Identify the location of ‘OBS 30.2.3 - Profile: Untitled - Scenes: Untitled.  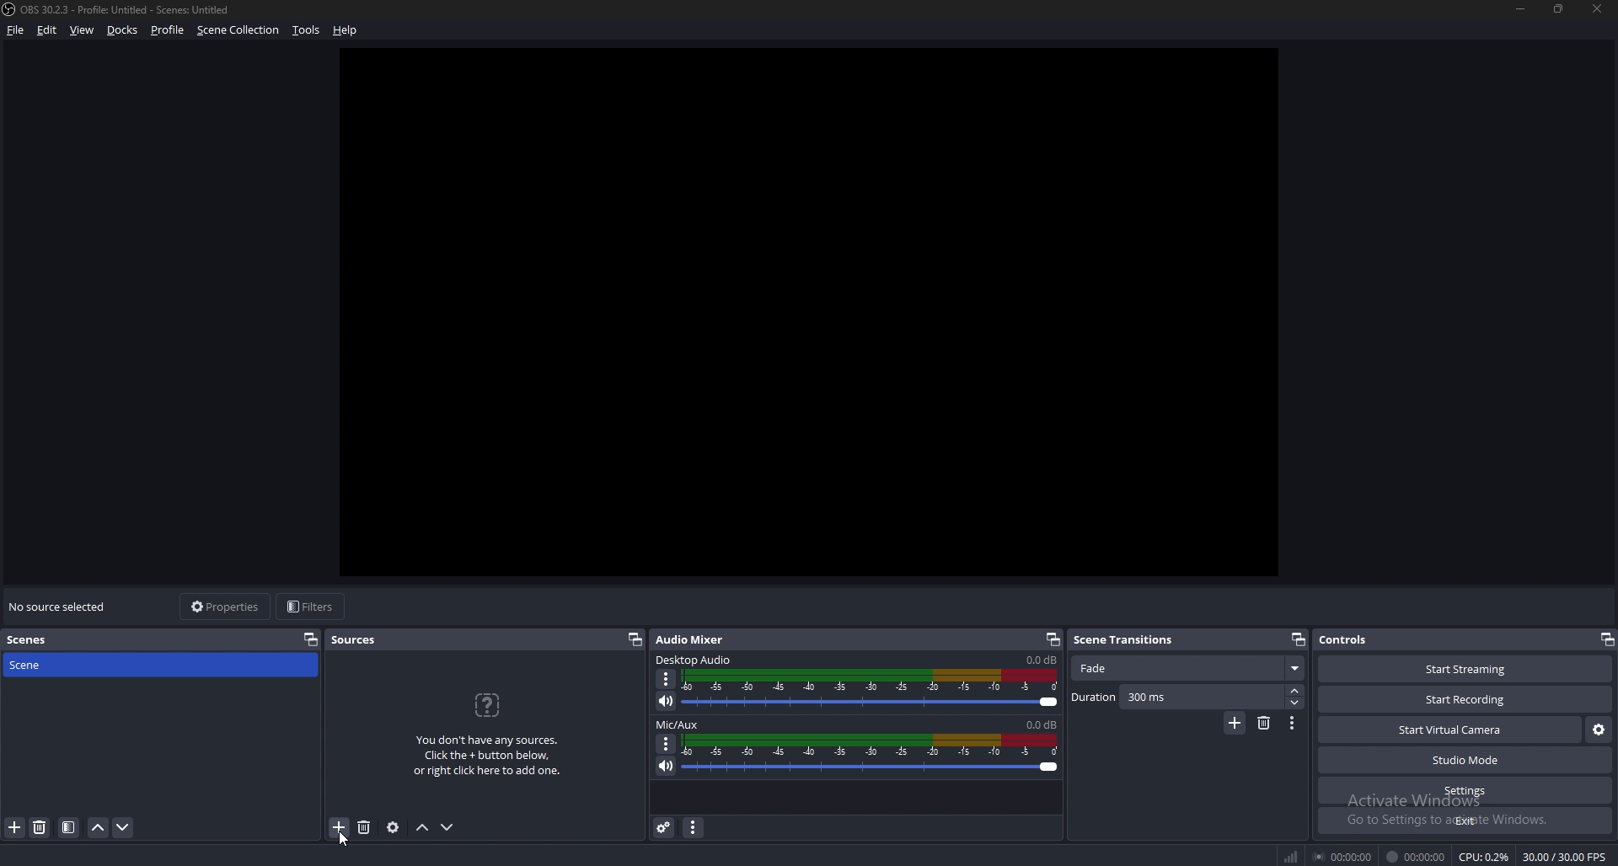
(128, 9).